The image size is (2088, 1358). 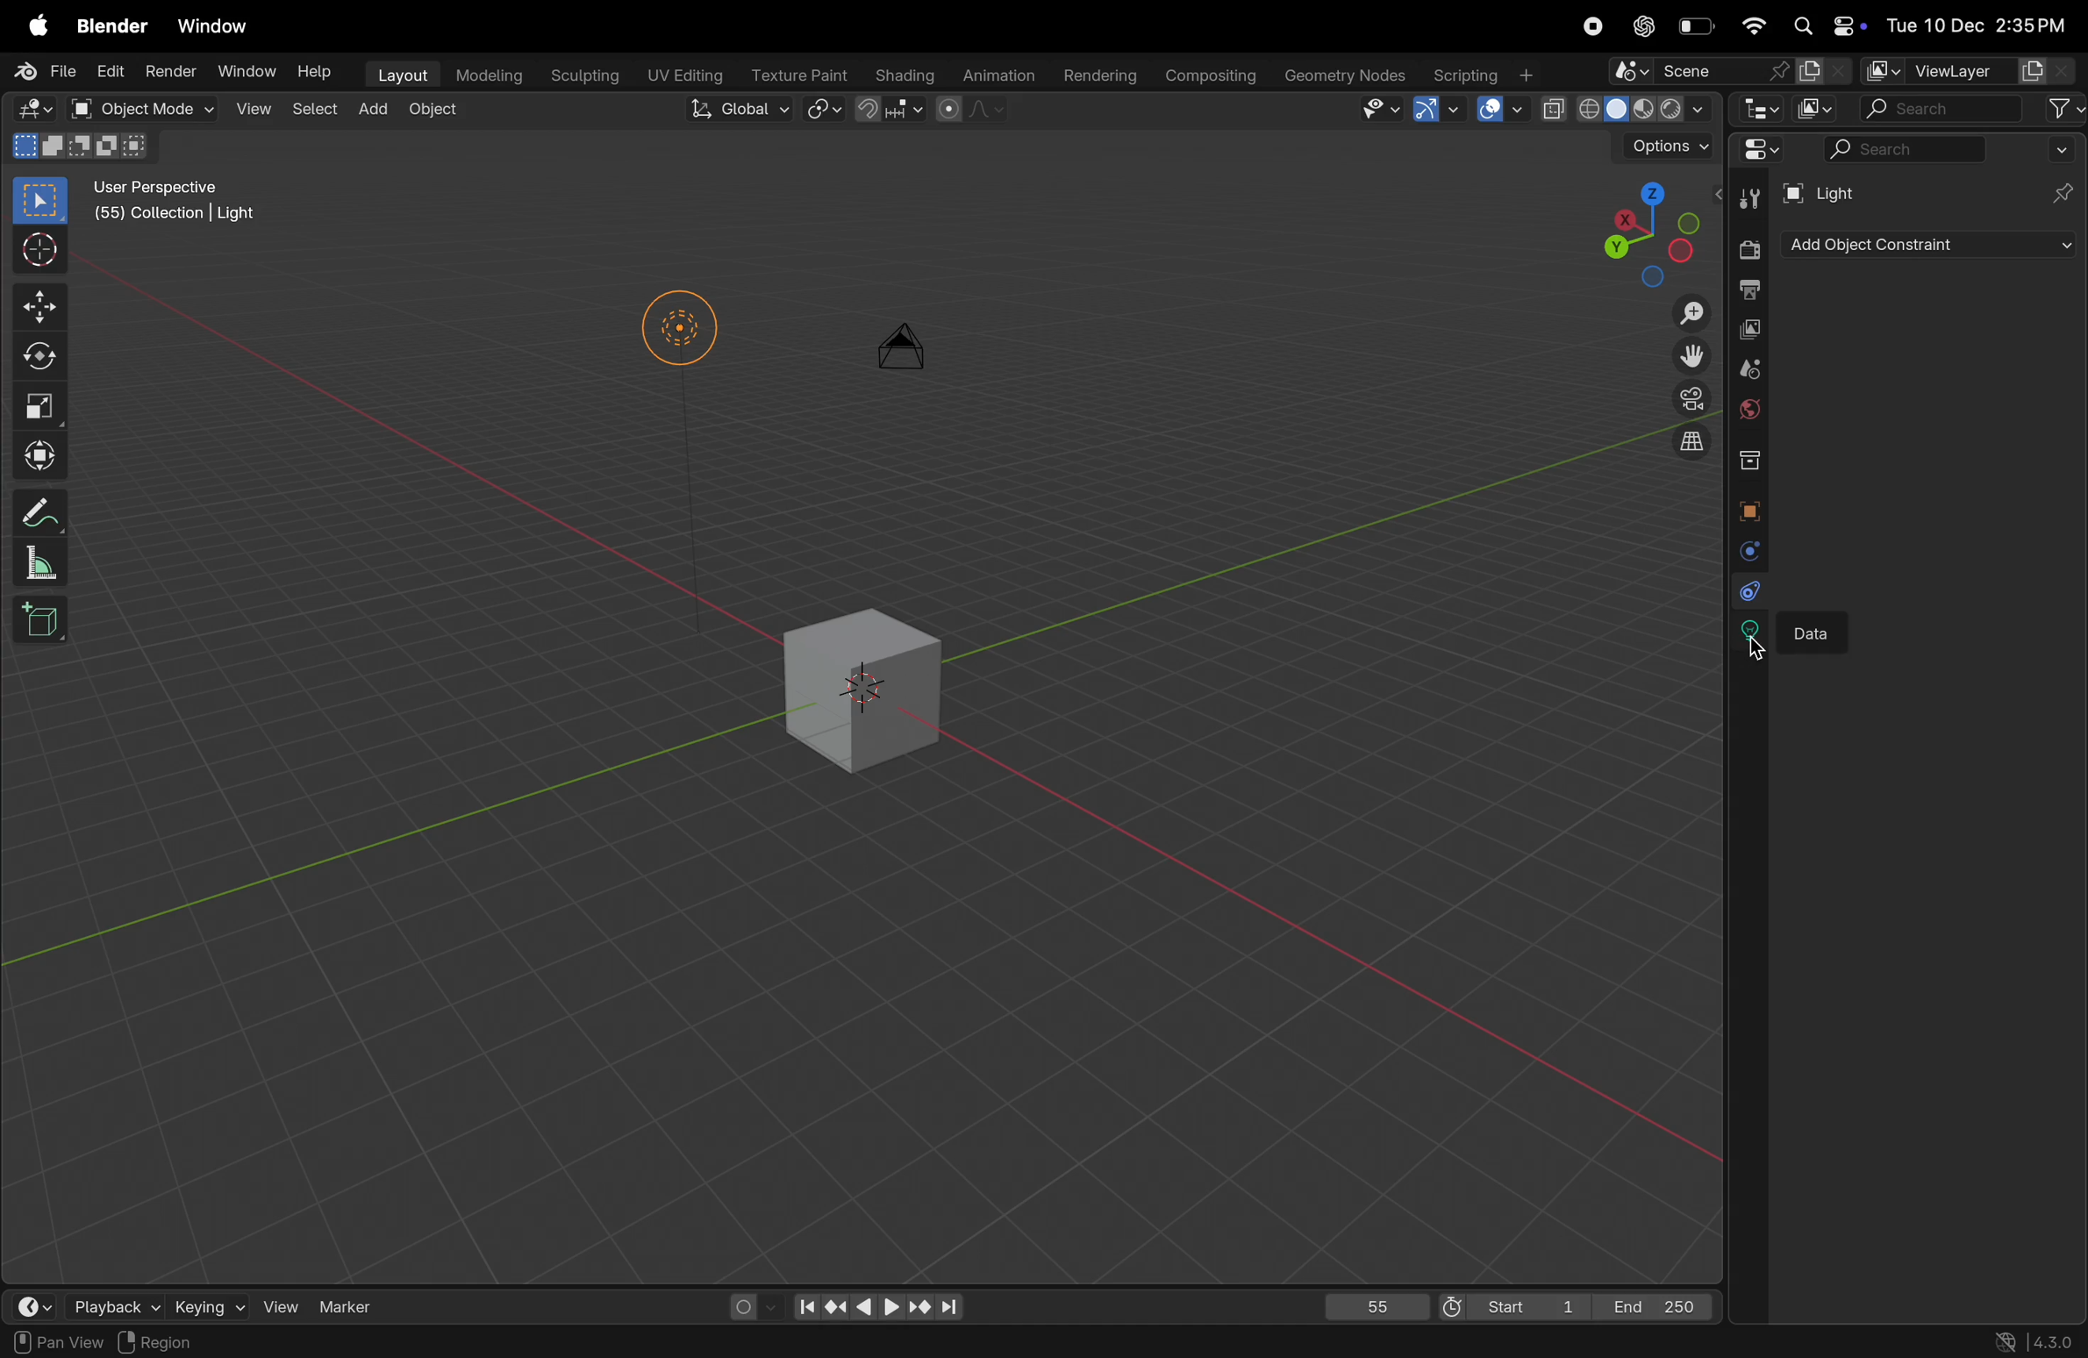 What do you see at coordinates (282, 1304) in the screenshot?
I see `view` at bounding box center [282, 1304].